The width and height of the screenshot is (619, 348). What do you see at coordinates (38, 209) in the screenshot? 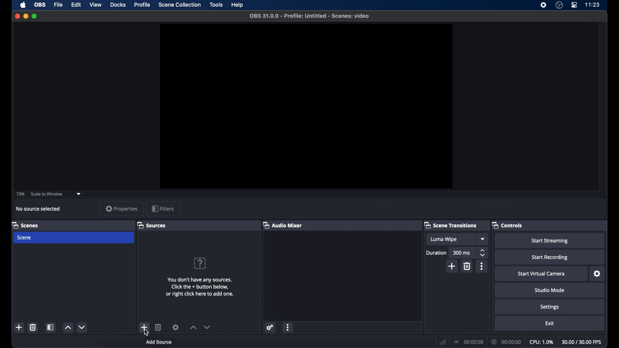
I see `no source selected` at bounding box center [38, 209].